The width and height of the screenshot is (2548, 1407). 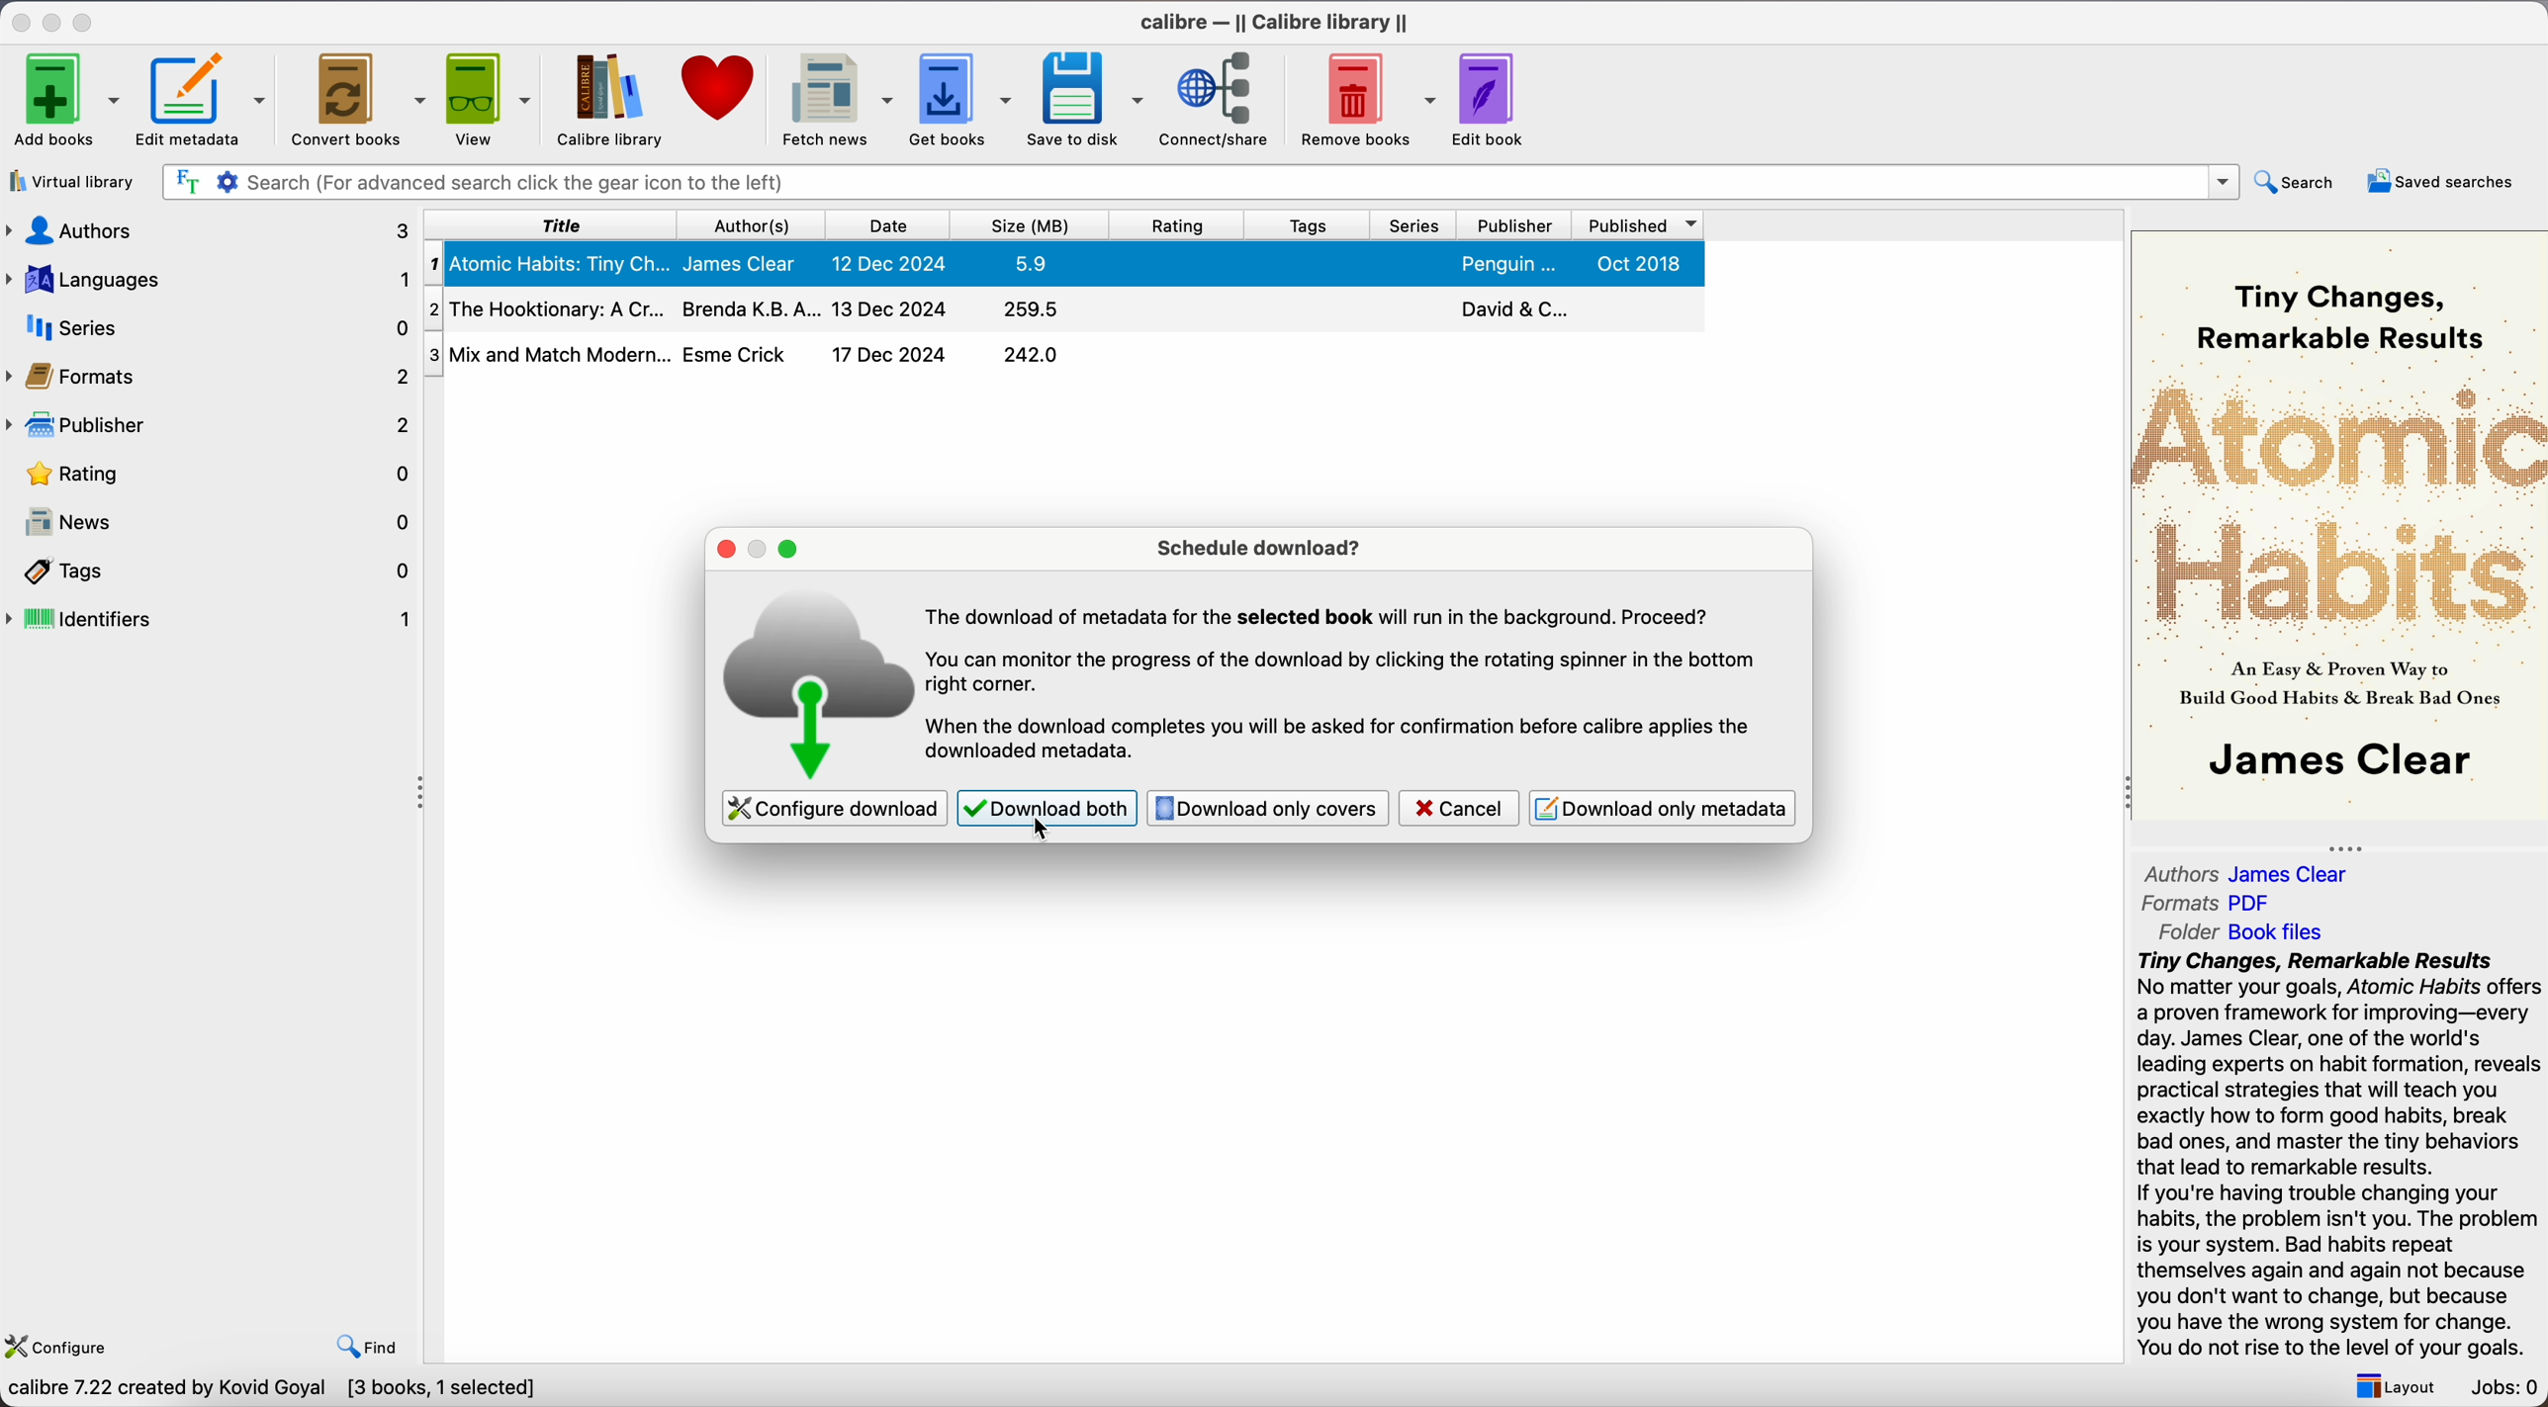 What do you see at coordinates (1178, 224) in the screenshot?
I see `rating` at bounding box center [1178, 224].